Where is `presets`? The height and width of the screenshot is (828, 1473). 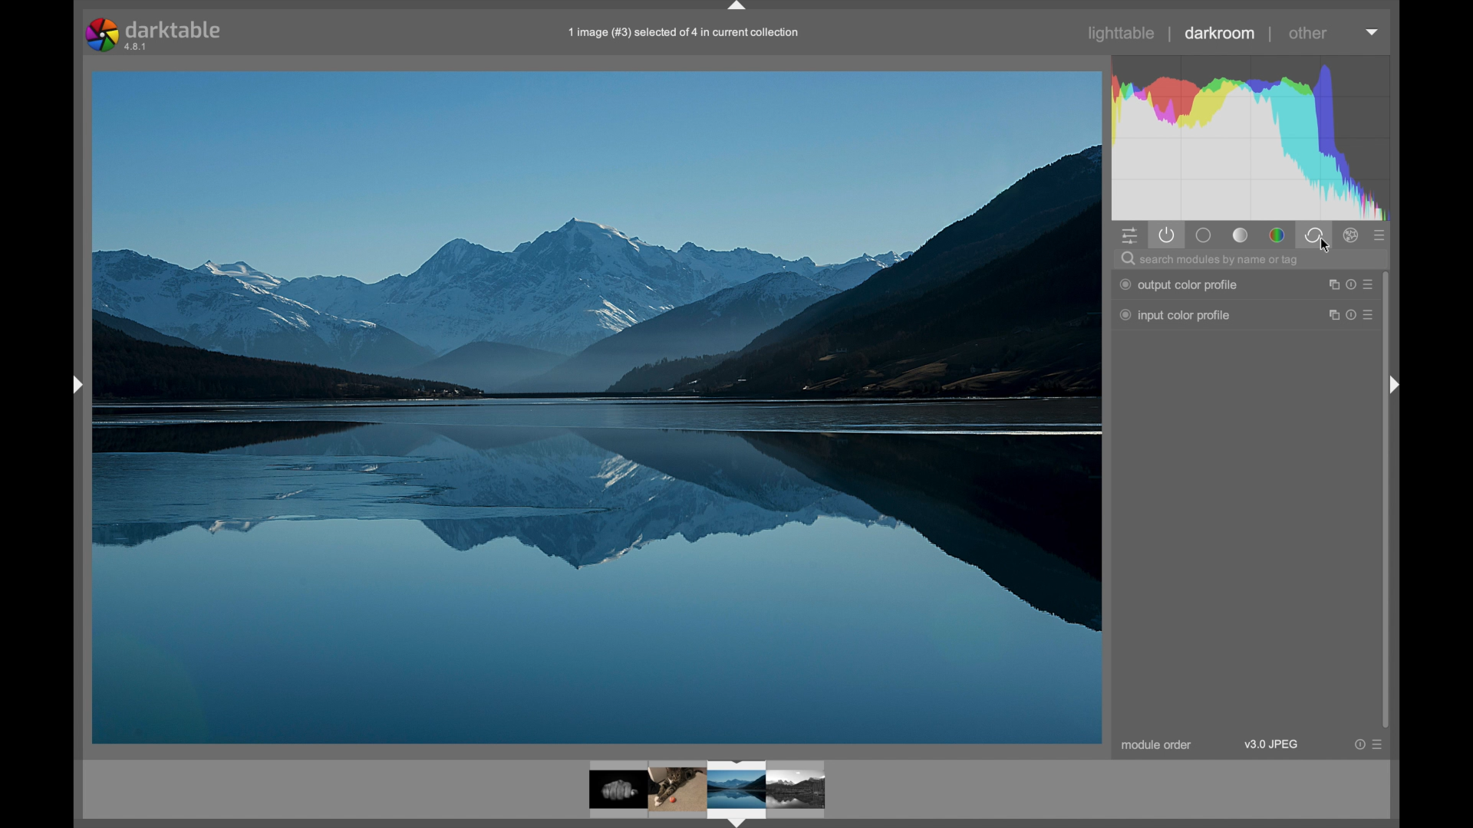
presets is located at coordinates (1380, 235).